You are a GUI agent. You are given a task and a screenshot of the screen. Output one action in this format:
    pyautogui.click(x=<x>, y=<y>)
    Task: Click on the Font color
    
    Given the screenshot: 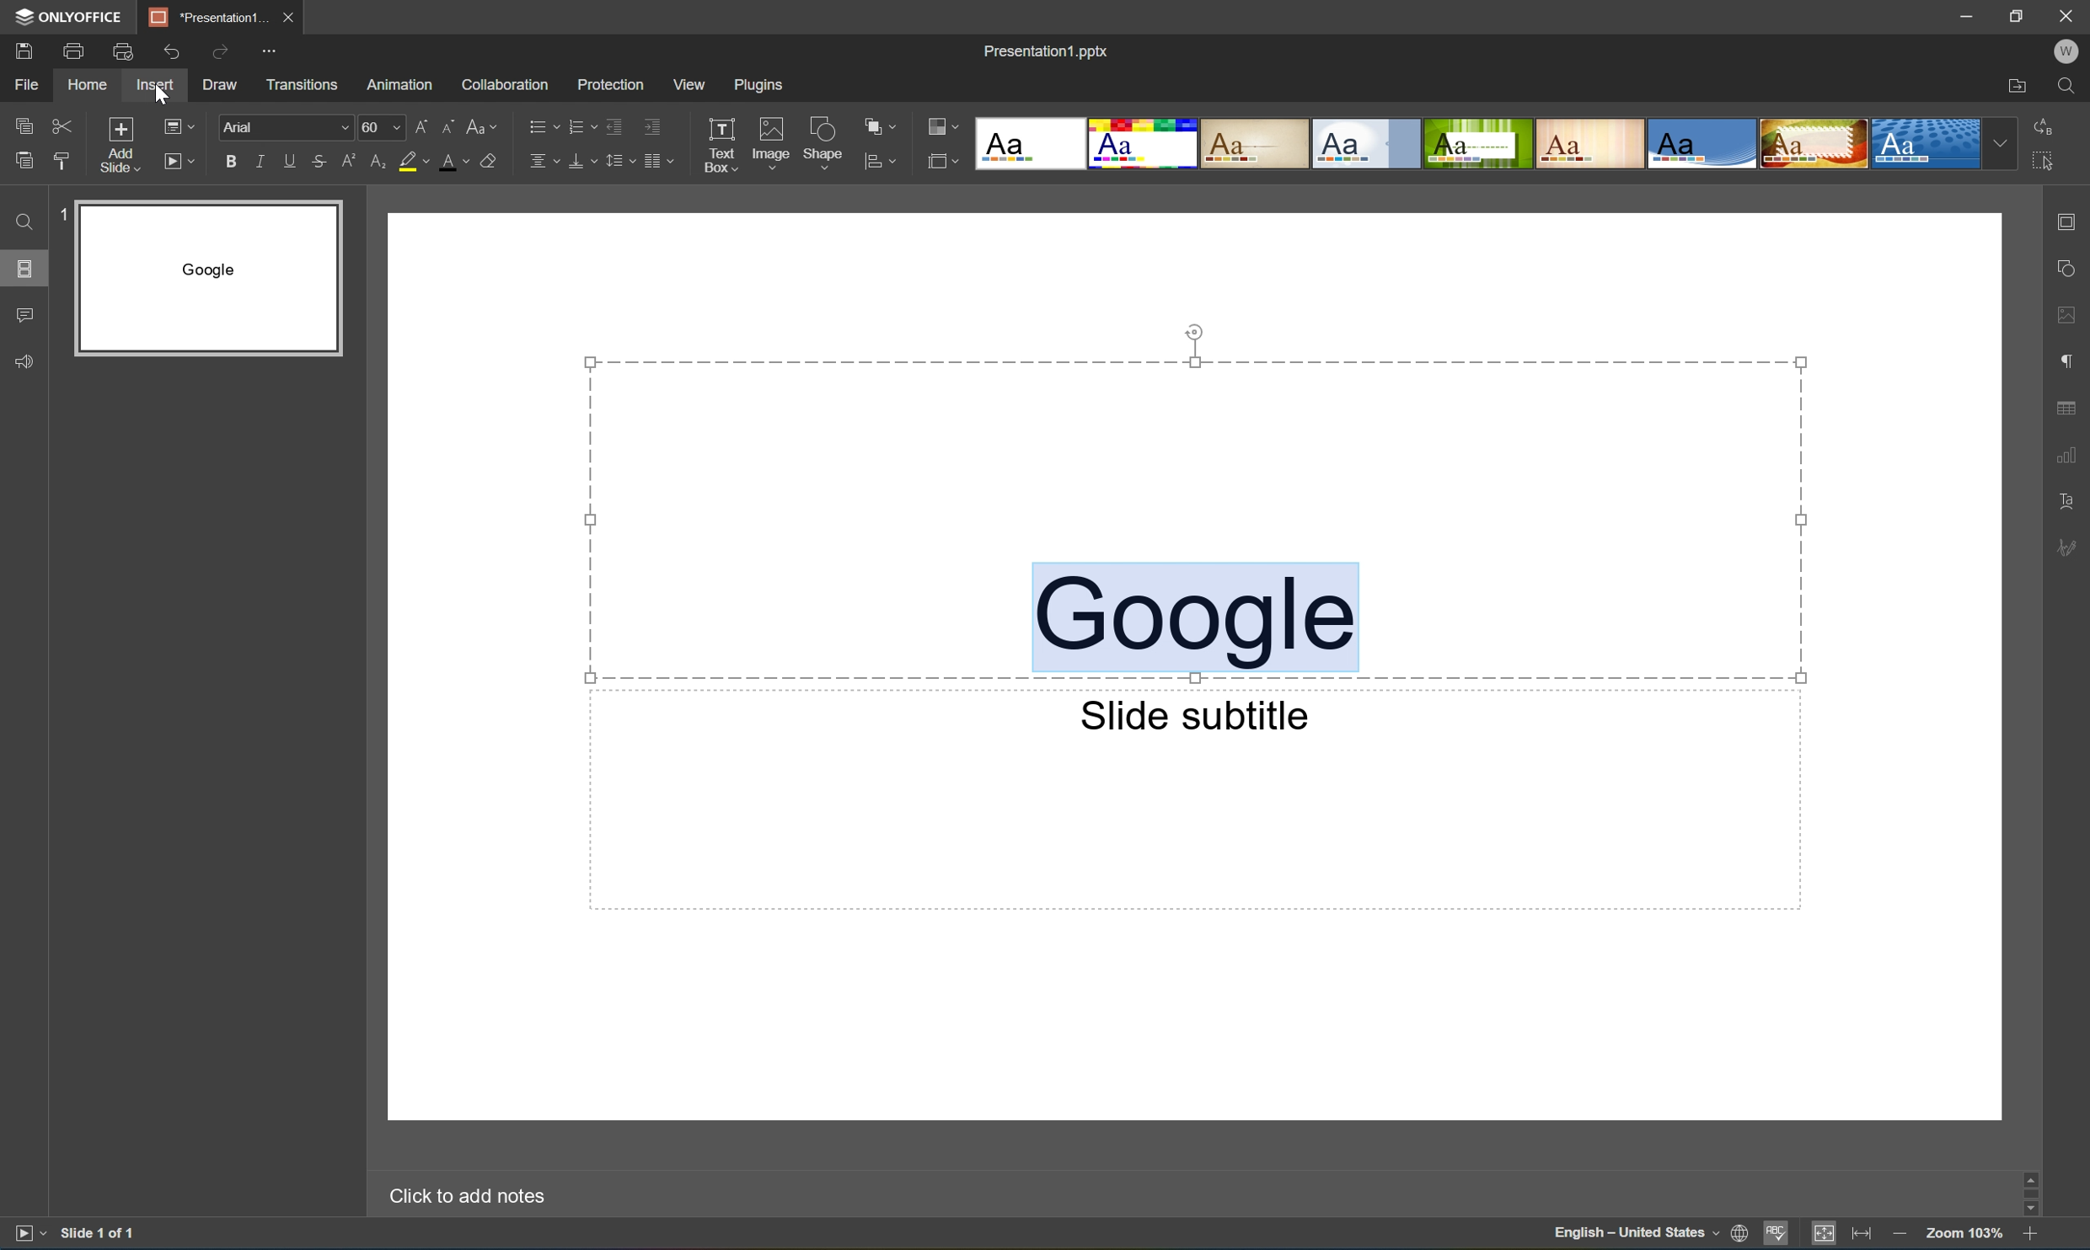 What is the action you would take?
    pyautogui.click(x=456, y=163)
    